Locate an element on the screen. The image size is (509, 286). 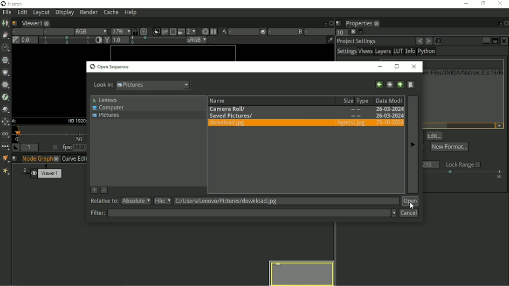
Keyer is located at coordinates (6, 96).